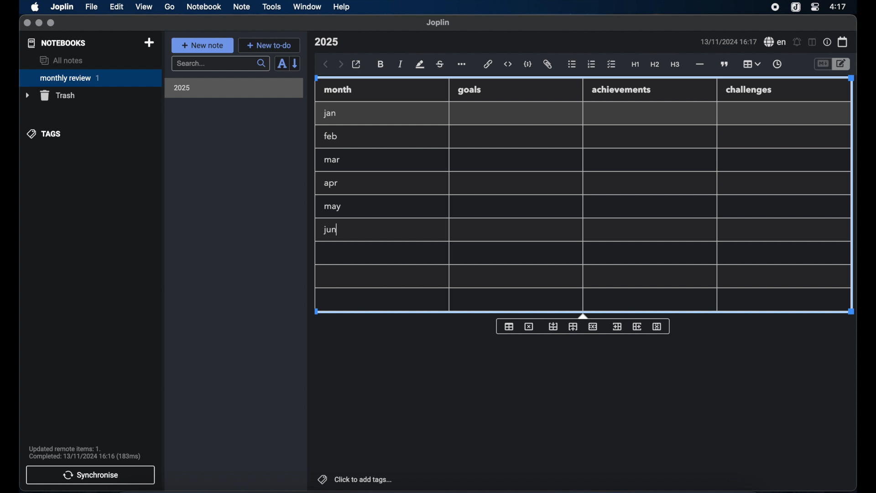 The height and width of the screenshot is (493, 876). I want to click on horizontal rule, so click(699, 64).